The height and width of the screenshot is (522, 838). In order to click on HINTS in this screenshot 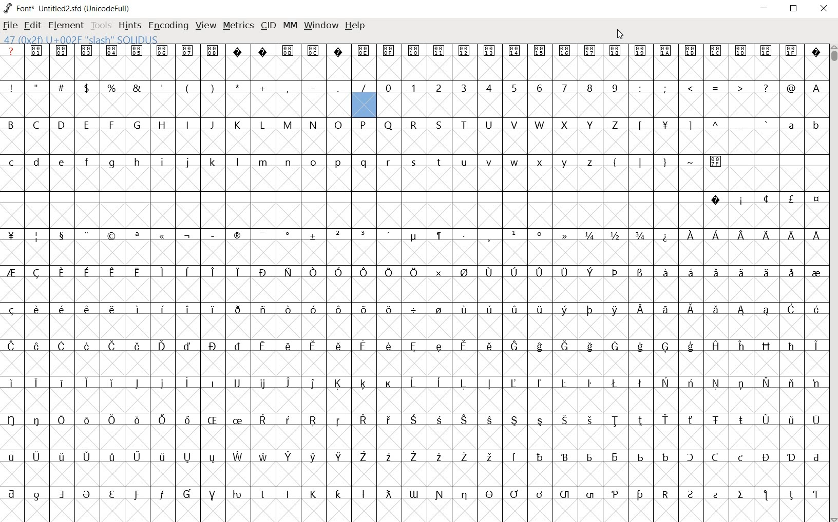, I will do `click(130, 26)`.